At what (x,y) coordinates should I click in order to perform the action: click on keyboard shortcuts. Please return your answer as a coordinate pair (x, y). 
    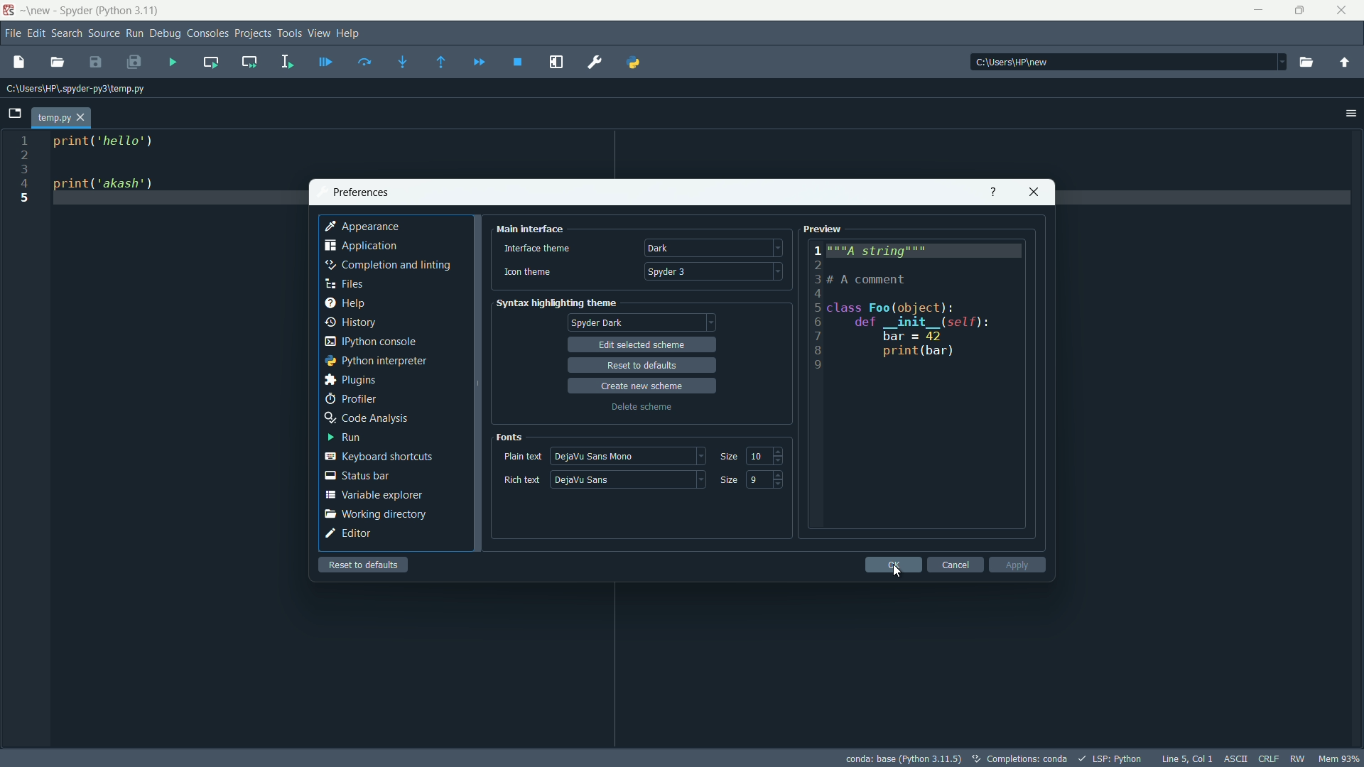
    Looking at the image, I should click on (379, 457).